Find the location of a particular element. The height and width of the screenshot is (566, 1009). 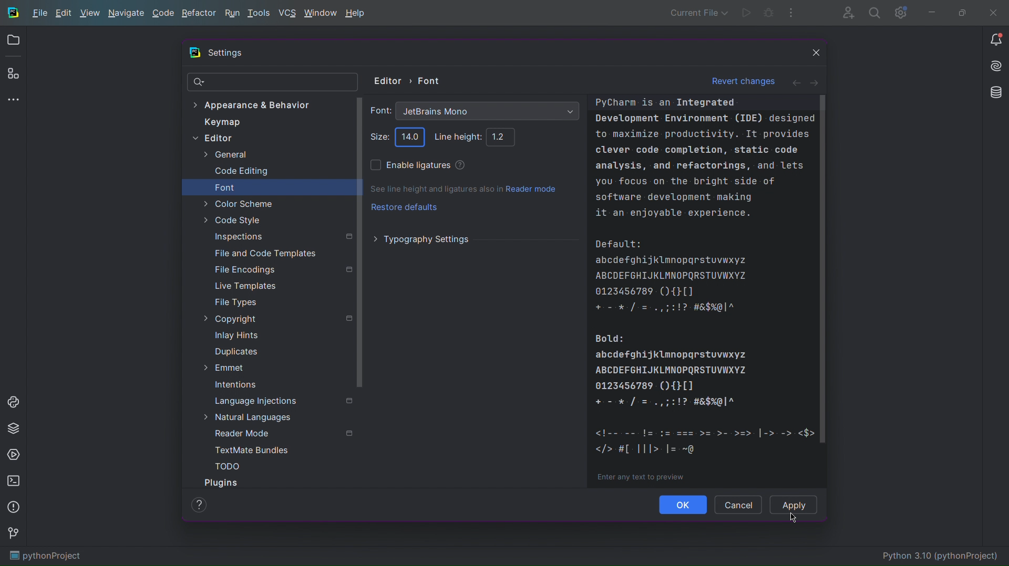

Back is located at coordinates (795, 82).